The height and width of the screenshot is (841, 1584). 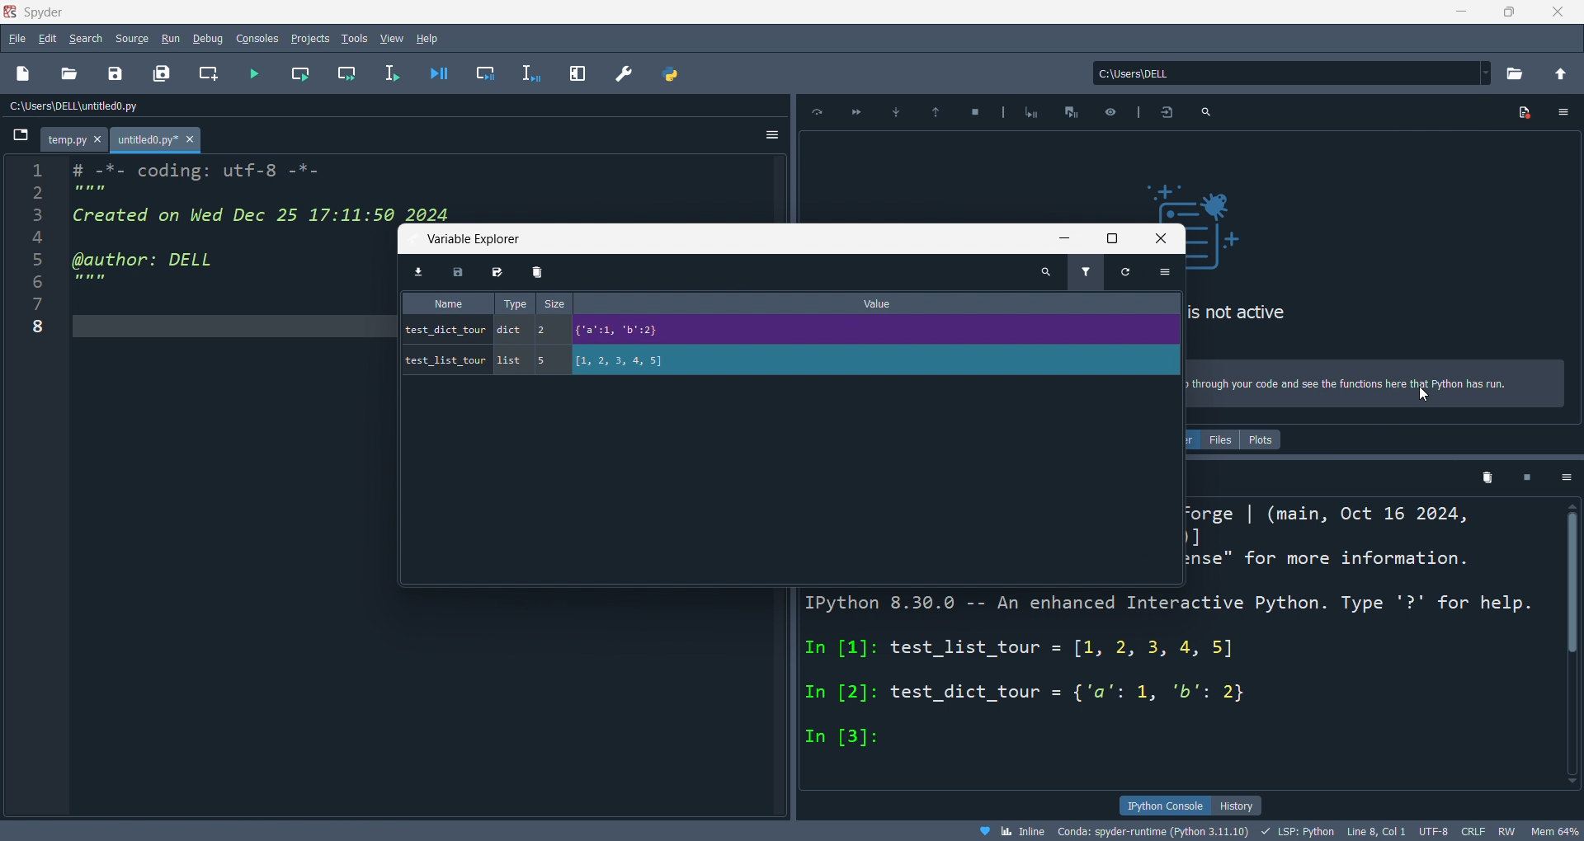 I want to click on current directory: c:\users\dell, so click(x=1289, y=74).